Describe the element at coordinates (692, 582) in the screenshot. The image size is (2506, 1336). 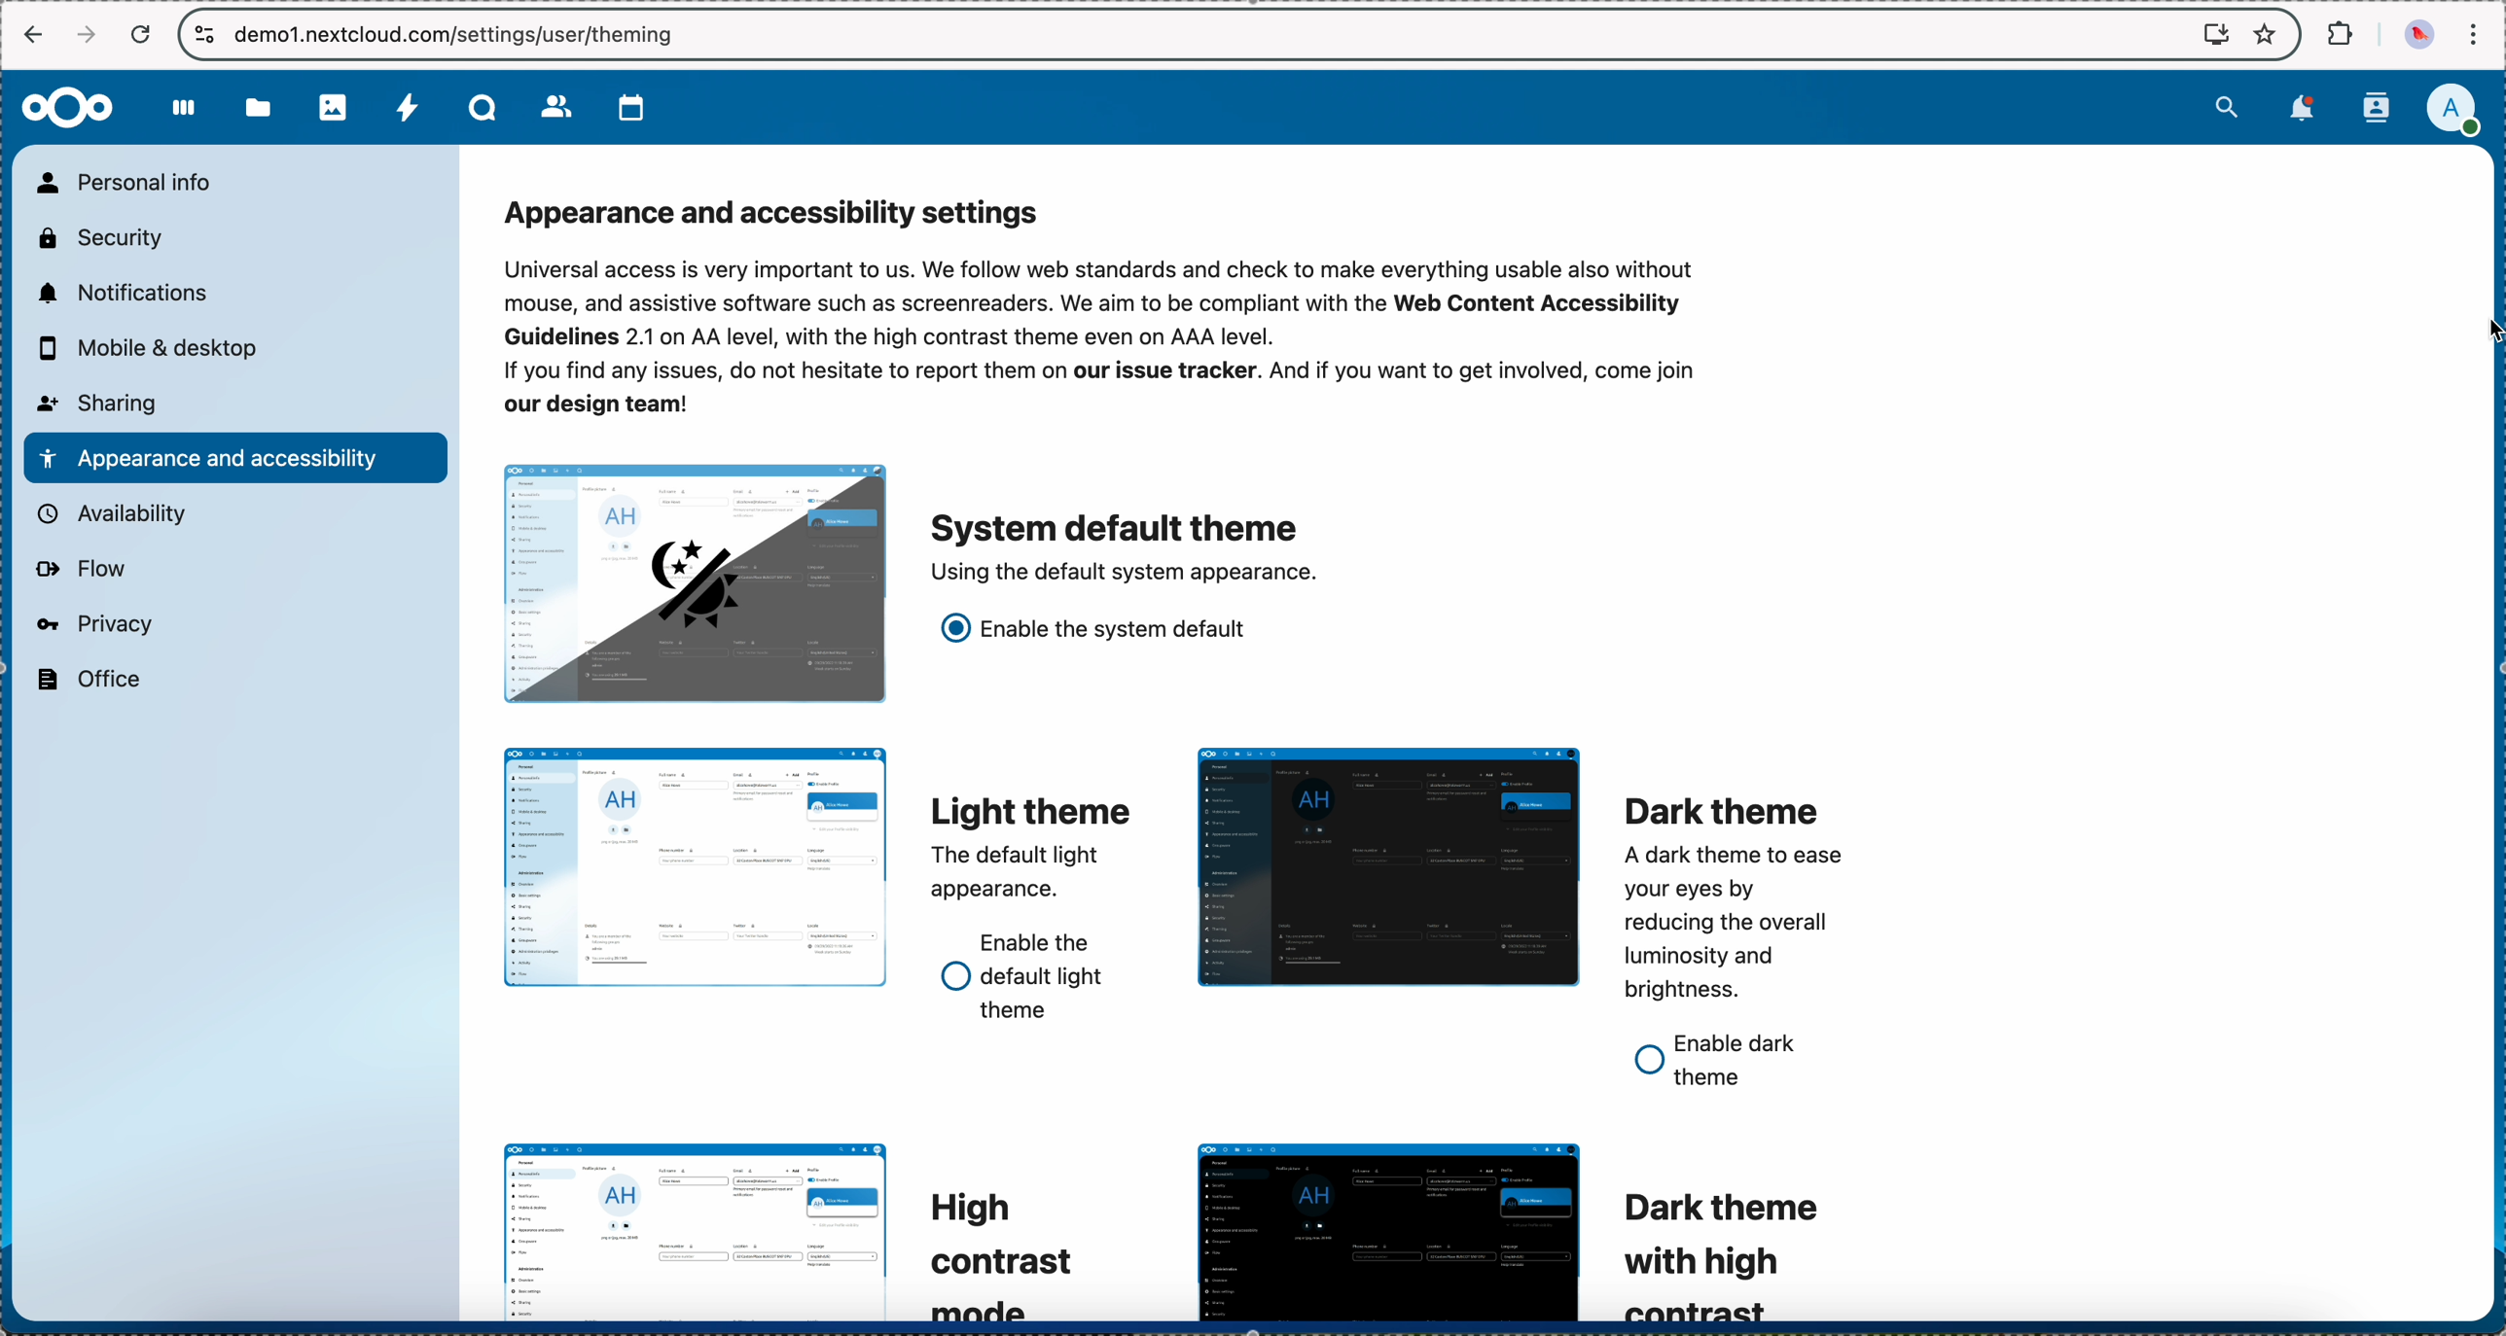
I see `system default theme preview` at that location.